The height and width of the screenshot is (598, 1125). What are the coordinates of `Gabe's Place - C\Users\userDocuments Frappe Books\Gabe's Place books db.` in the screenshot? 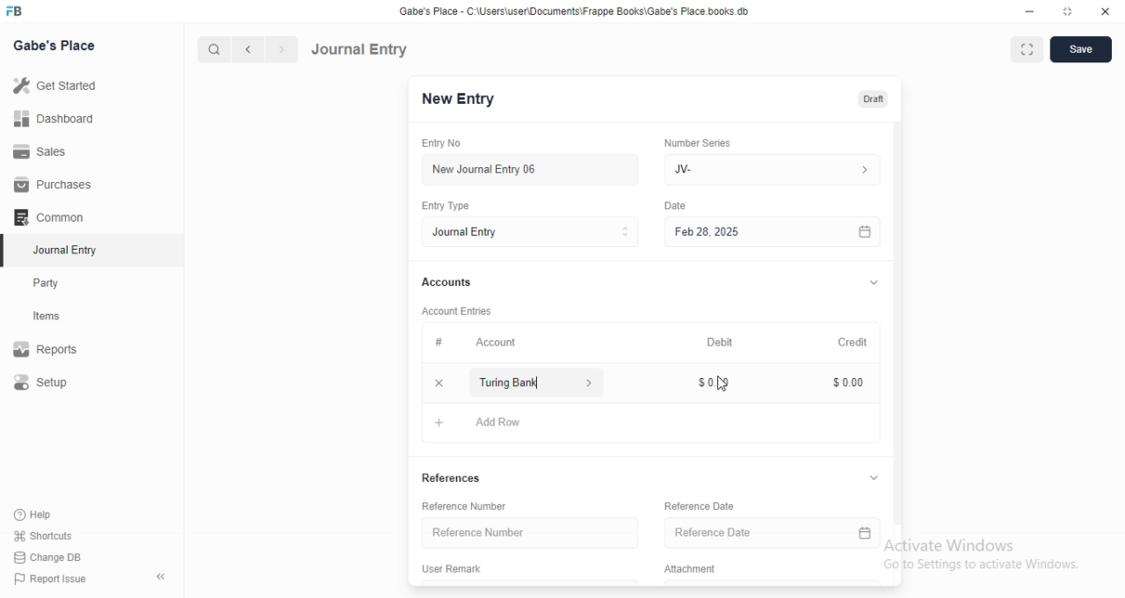 It's located at (575, 11).